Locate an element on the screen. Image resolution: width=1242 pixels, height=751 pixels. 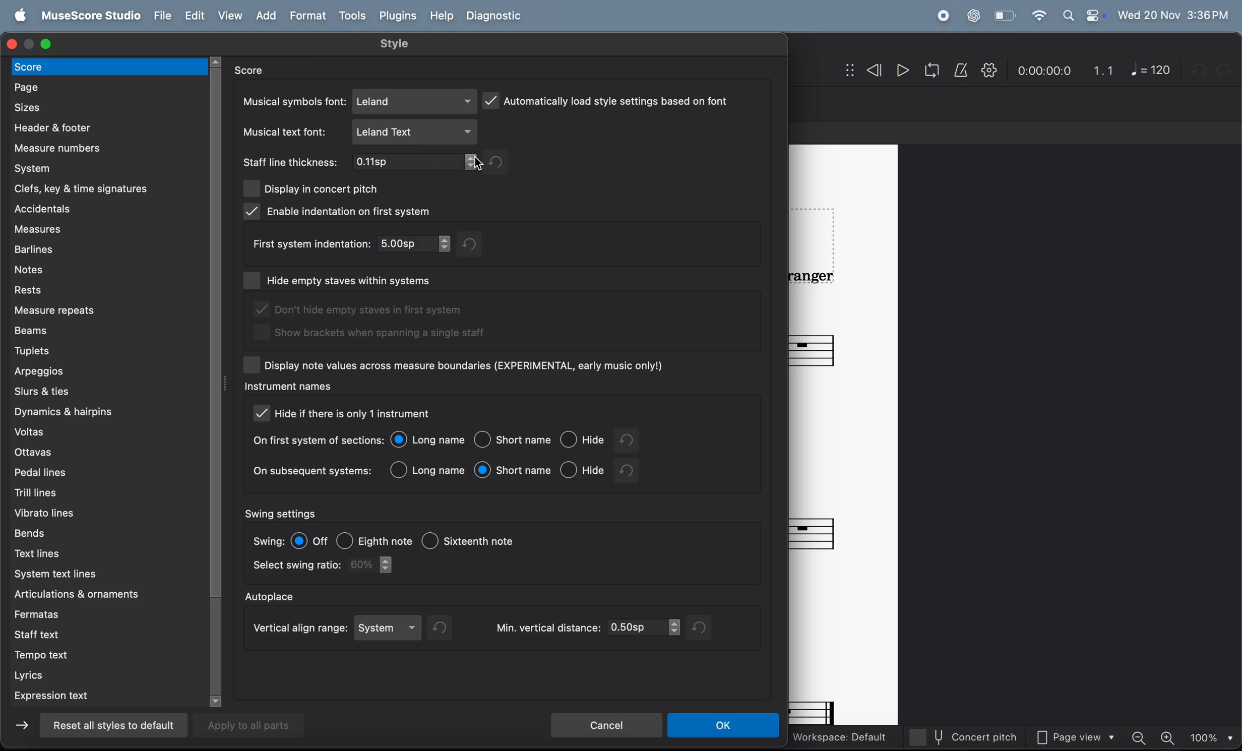
musical symbol font is located at coordinates (293, 101).